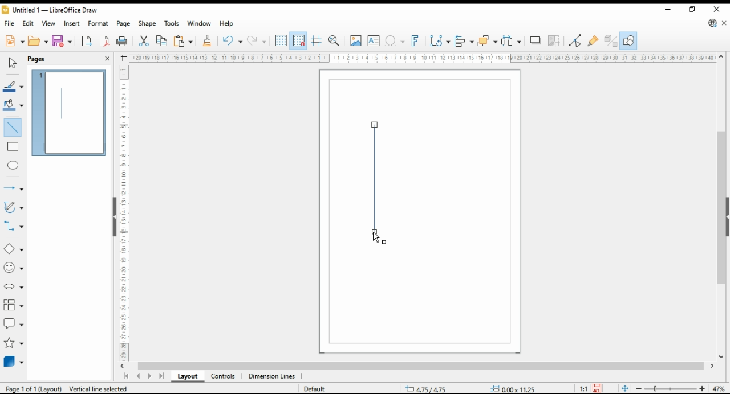 The width and height of the screenshot is (730, 394). What do you see at coordinates (625, 388) in the screenshot?
I see `fit page to current window` at bounding box center [625, 388].